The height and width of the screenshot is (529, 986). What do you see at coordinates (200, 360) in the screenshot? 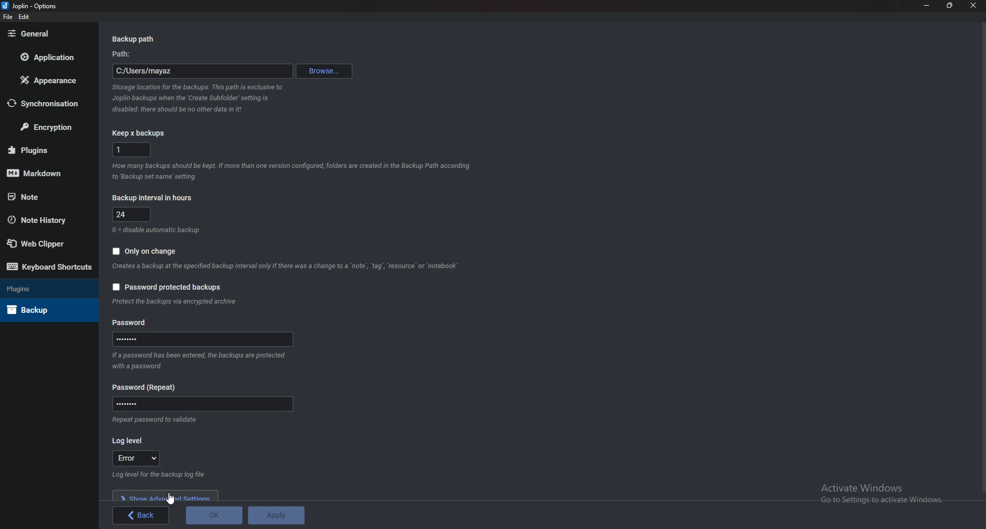
I see `Info` at bounding box center [200, 360].